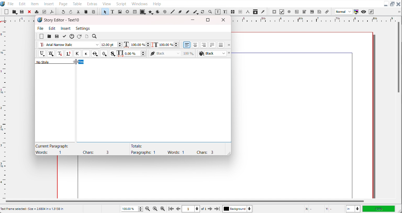  What do you see at coordinates (274, 11) in the screenshot?
I see `PDF Push button` at bounding box center [274, 11].